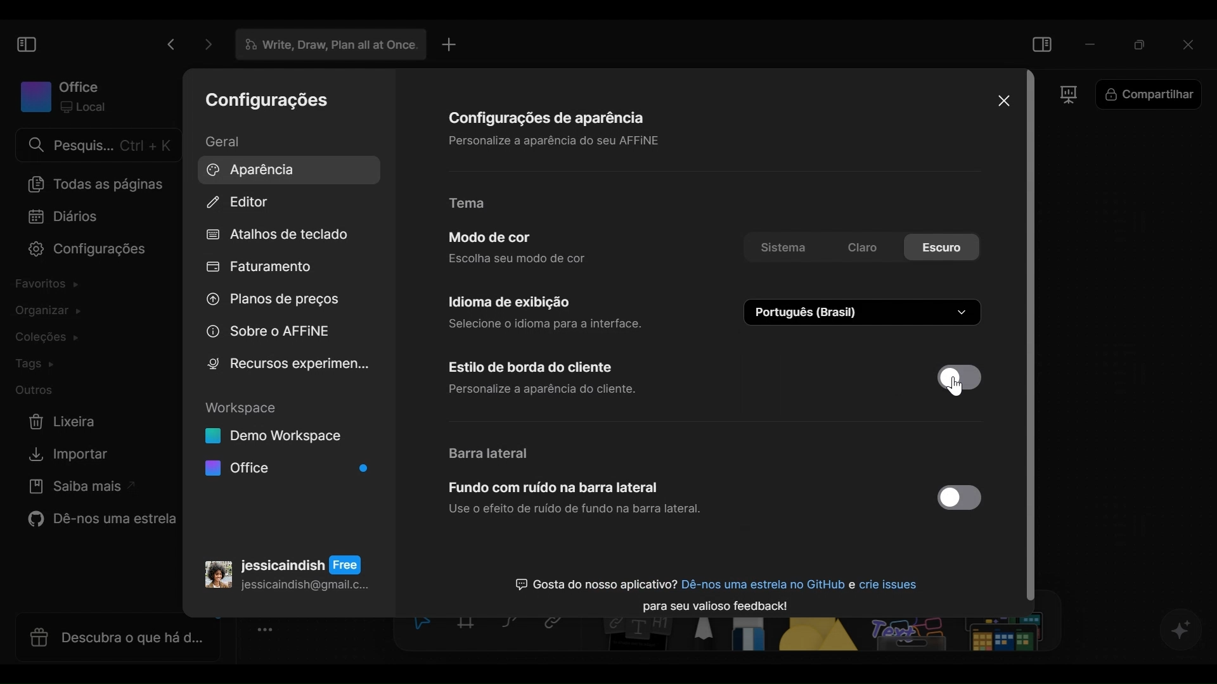 Image resolution: width=1217 pixels, height=684 pixels. I want to click on Pricing plans, so click(269, 302).